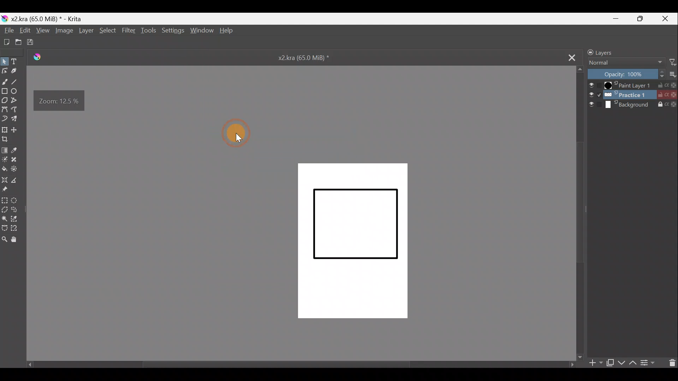 The width and height of the screenshot is (678, 381). I want to click on Freehand path tool, so click(18, 109).